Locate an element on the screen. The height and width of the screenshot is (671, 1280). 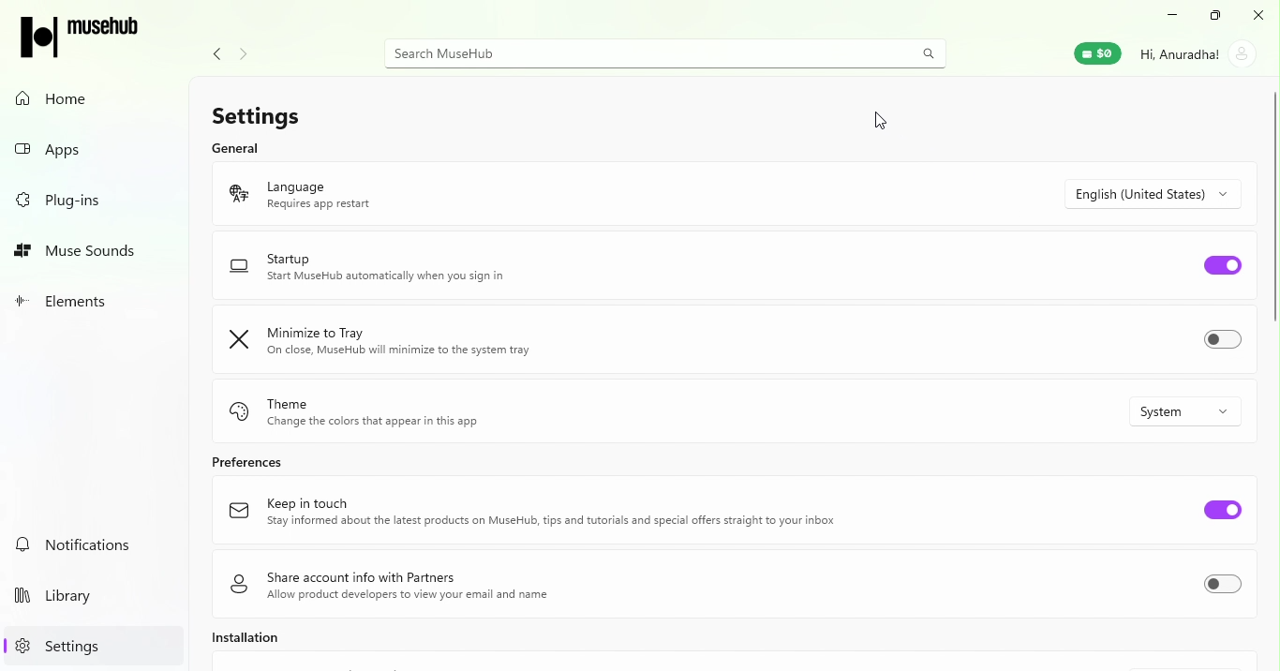
Icon is located at coordinates (99, 34).